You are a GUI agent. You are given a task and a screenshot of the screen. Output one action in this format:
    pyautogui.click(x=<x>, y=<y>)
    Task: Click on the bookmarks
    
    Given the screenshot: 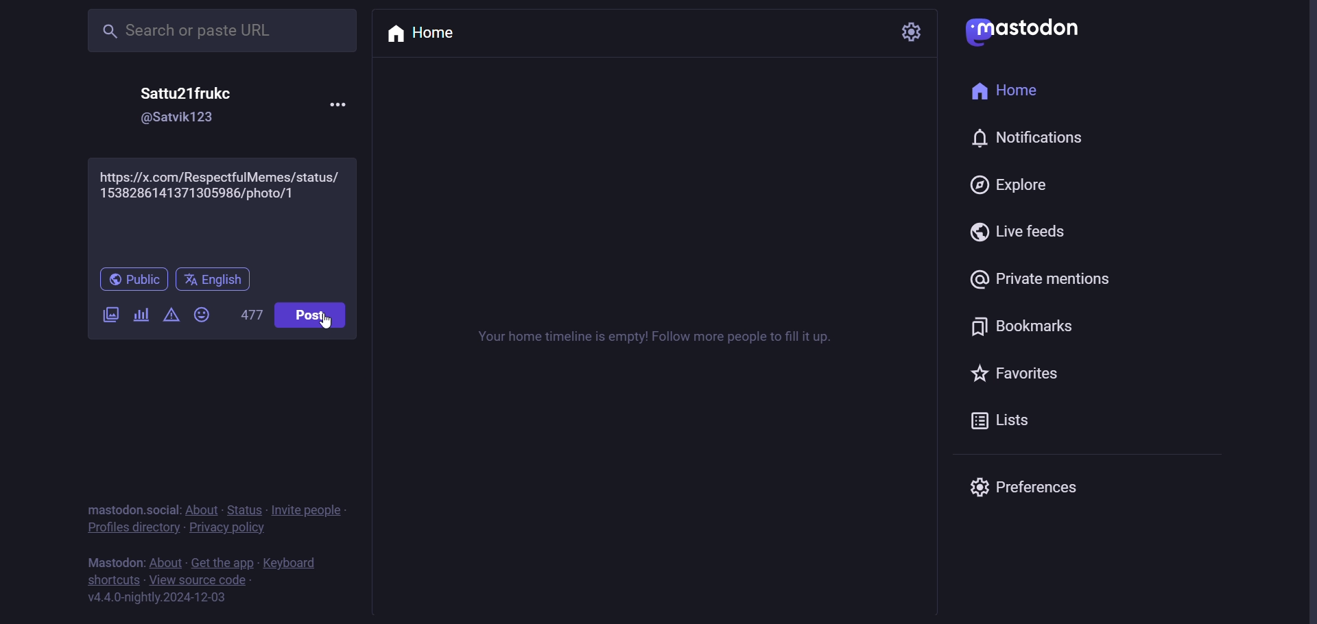 What is the action you would take?
    pyautogui.click(x=1023, y=327)
    